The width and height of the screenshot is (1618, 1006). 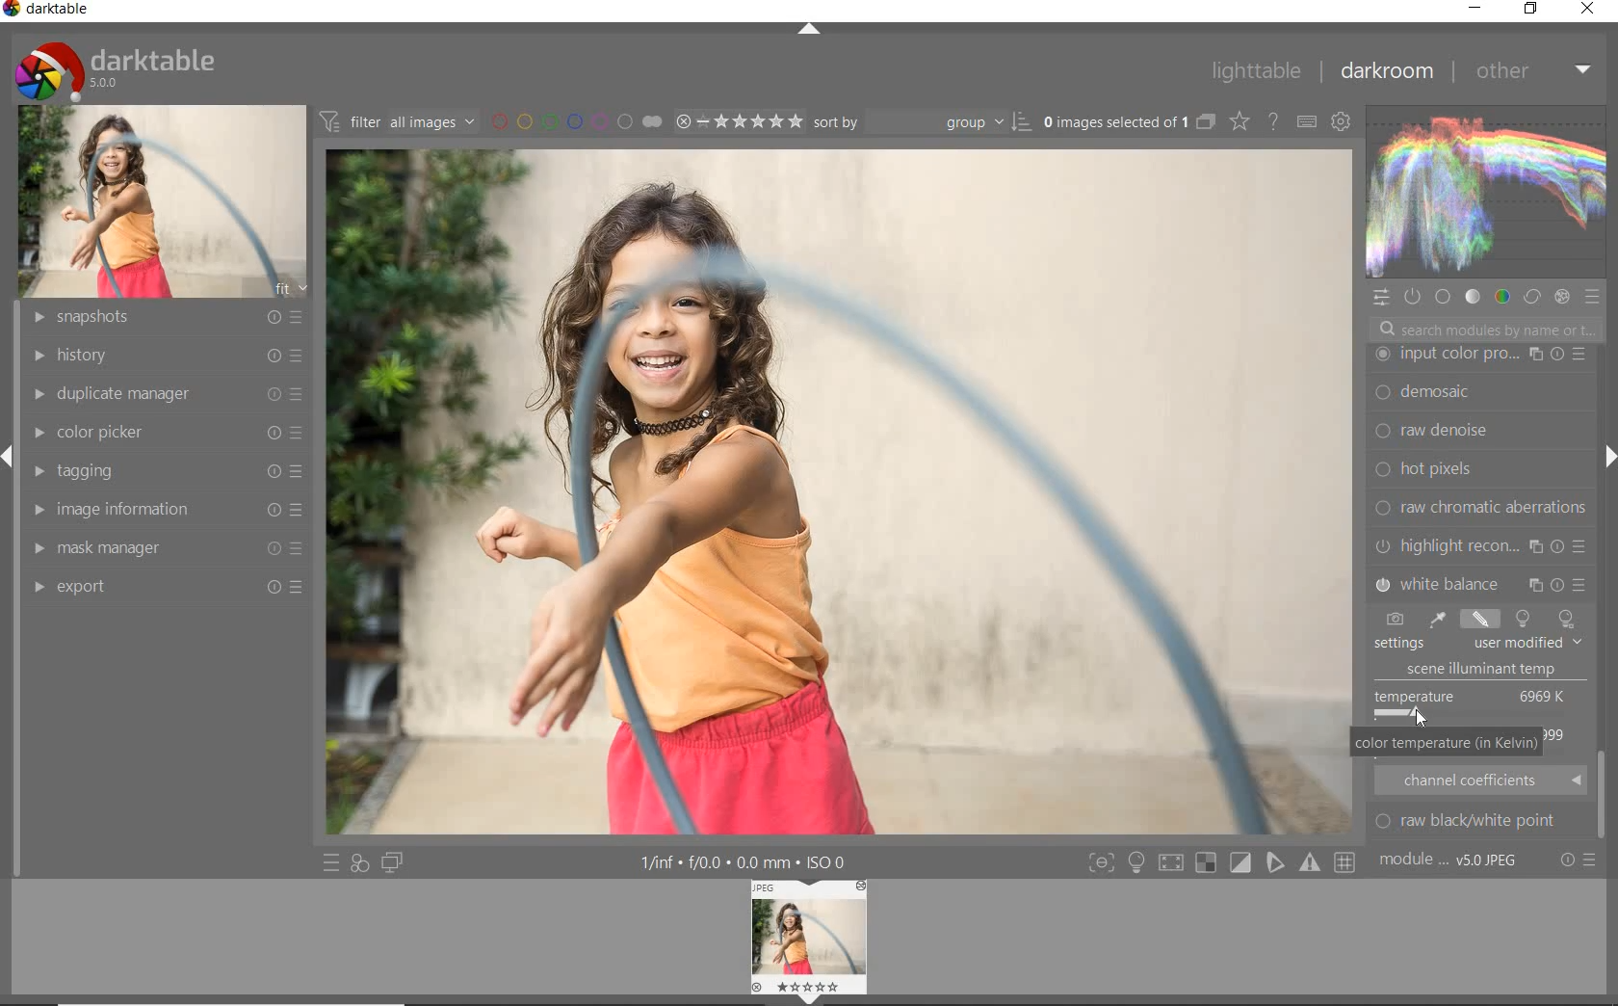 What do you see at coordinates (167, 587) in the screenshot?
I see `export` at bounding box center [167, 587].